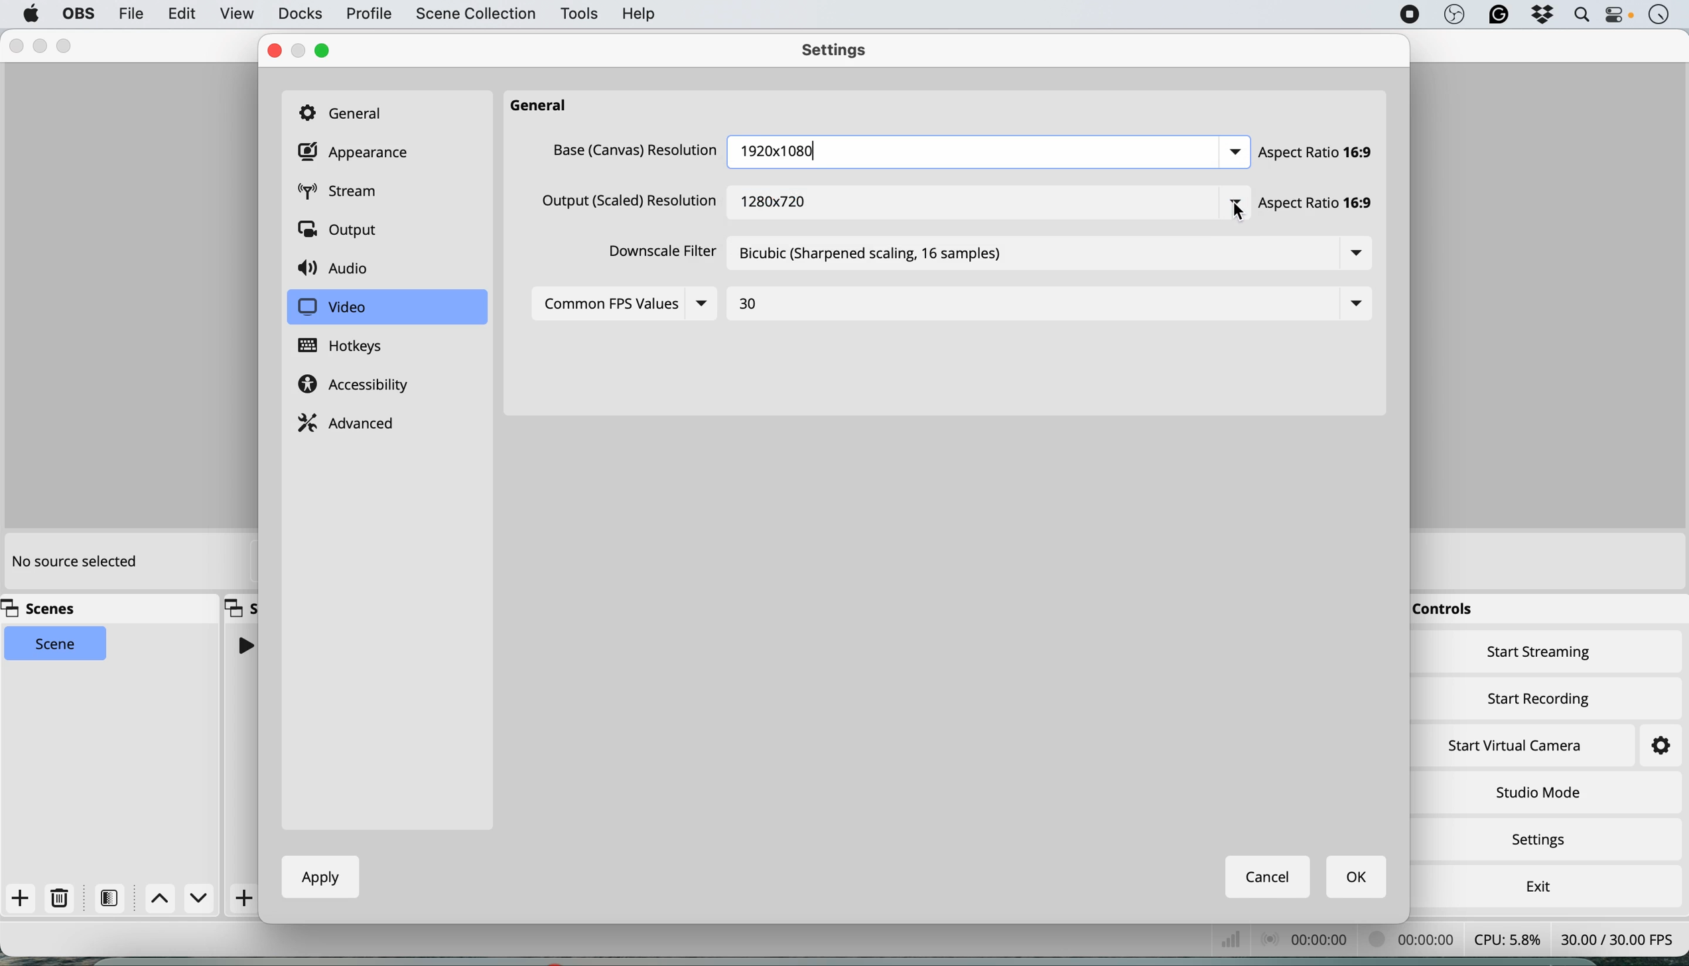  What do you see at coordinates (1325, 206) in the screenshot?
I see `aspect ratio` at bounding box center [1325, 206].